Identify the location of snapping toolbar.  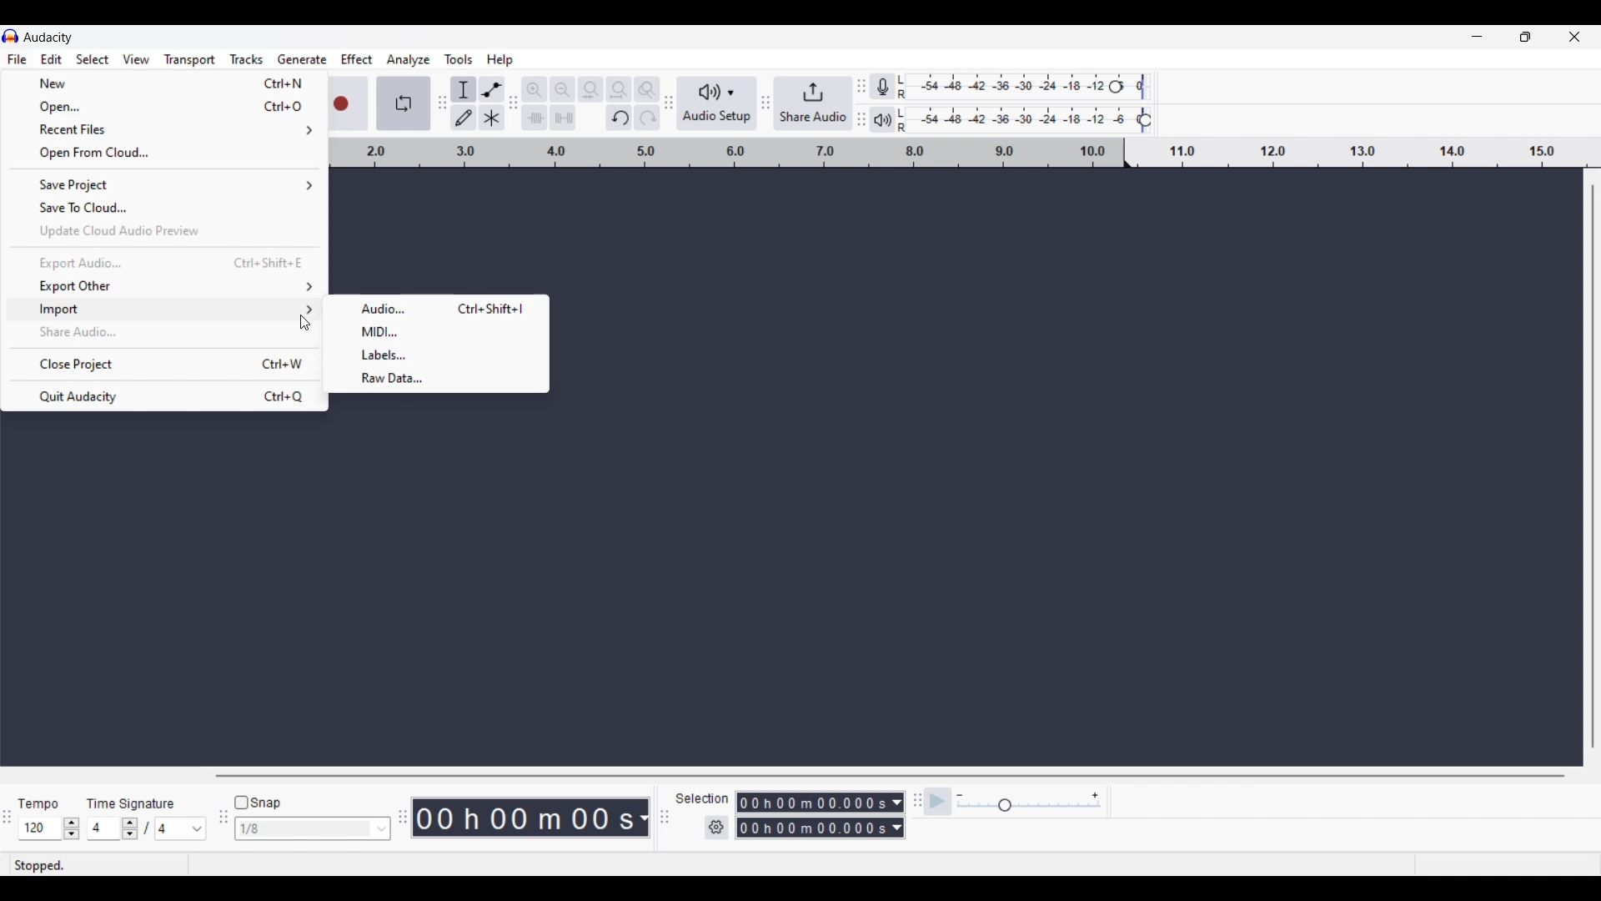
(220, 827).